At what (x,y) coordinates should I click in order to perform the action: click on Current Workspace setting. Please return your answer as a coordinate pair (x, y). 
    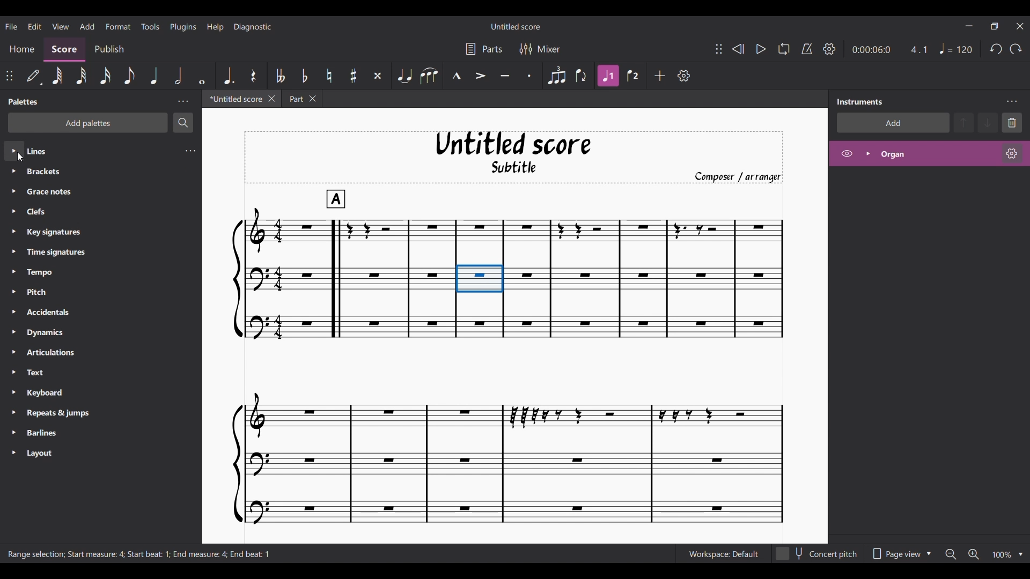
    Looking at the image, I should click on (723, 553).